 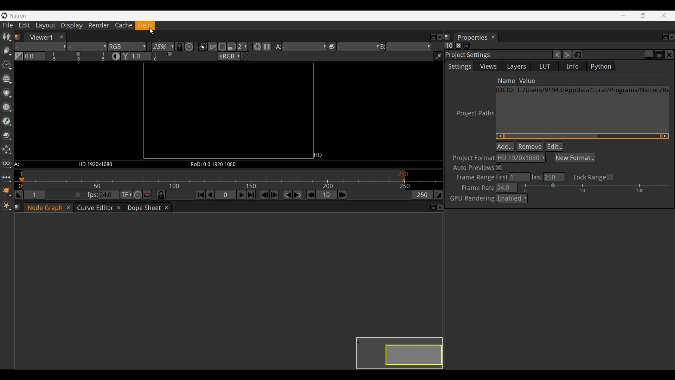 I want to click on Viewer gamma correction level, so click(x=185, y=55).